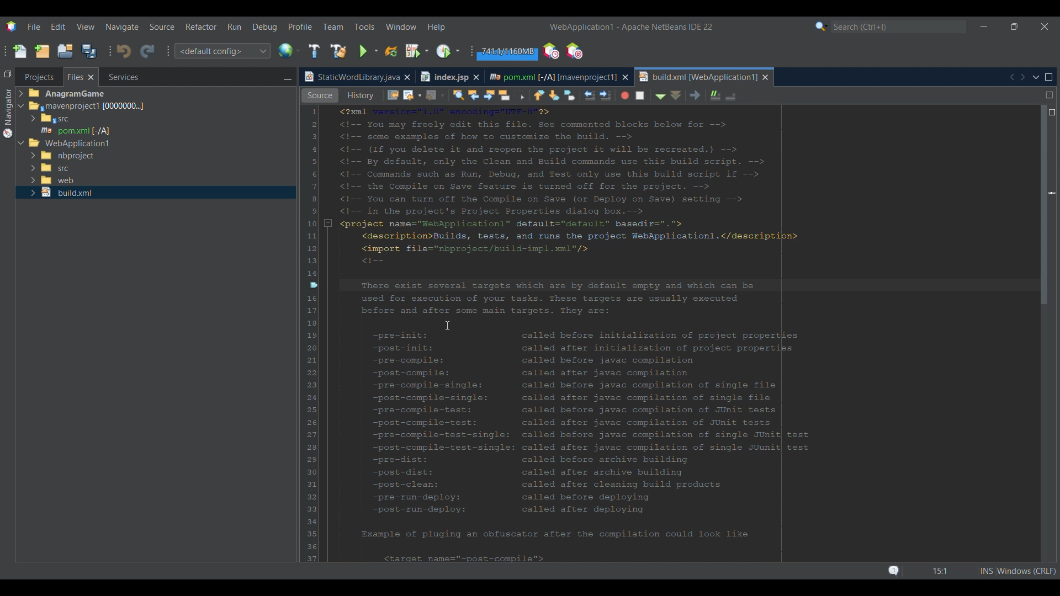 This screenshot has height=596, width=1060. I want to click on Selected tab highlighted, so click(205, 105).